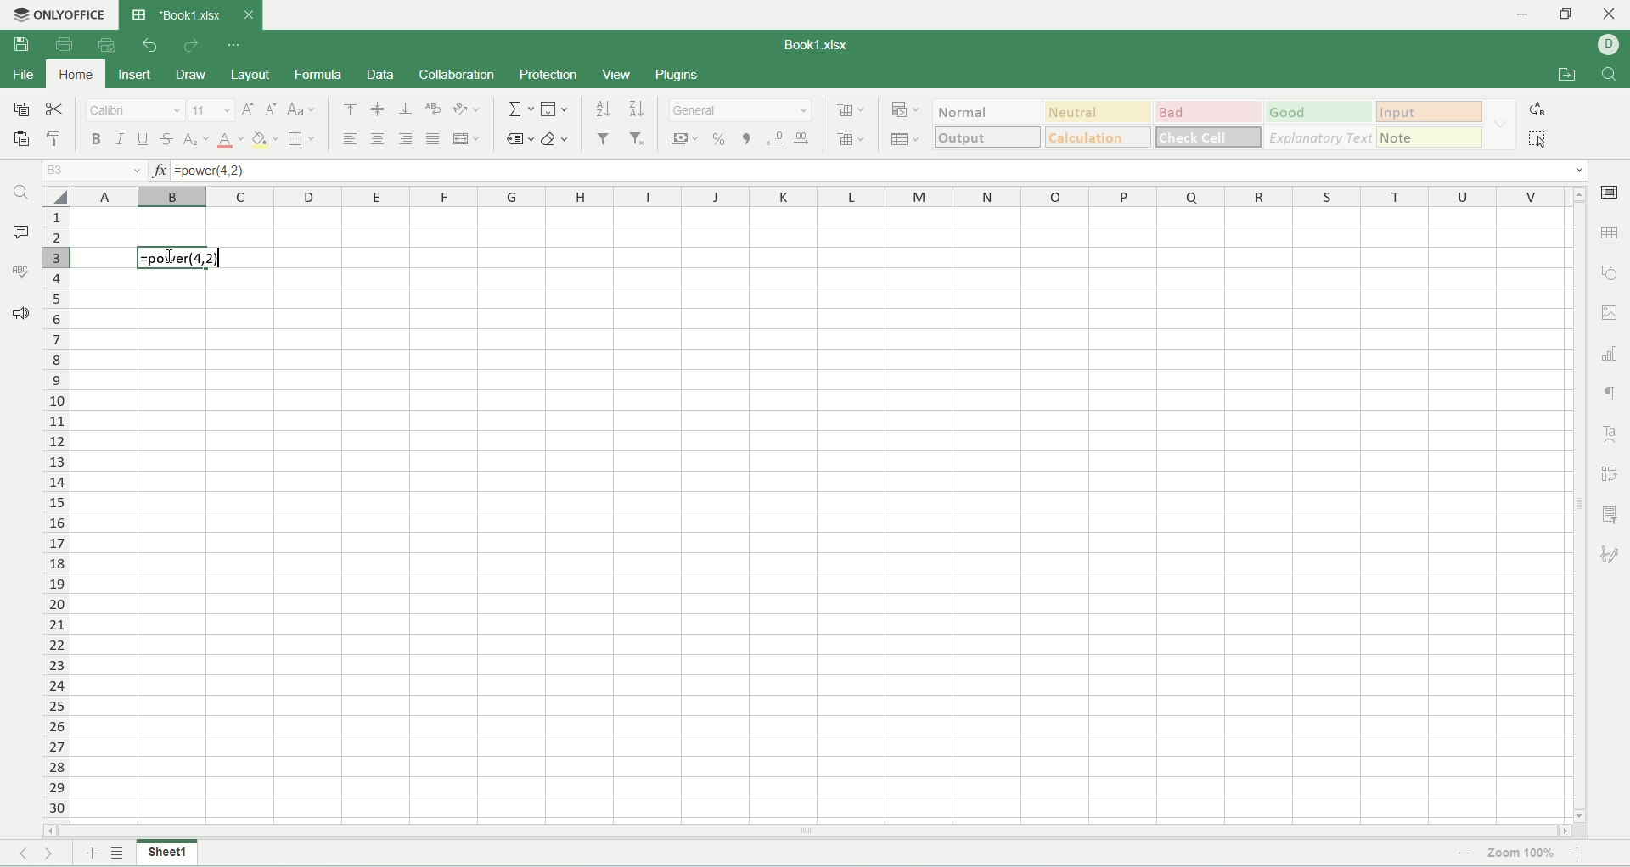  What do you see at coordinates (169, 141) in the screenshot?
I see `strikethrough` at bounding box center [169, 141].